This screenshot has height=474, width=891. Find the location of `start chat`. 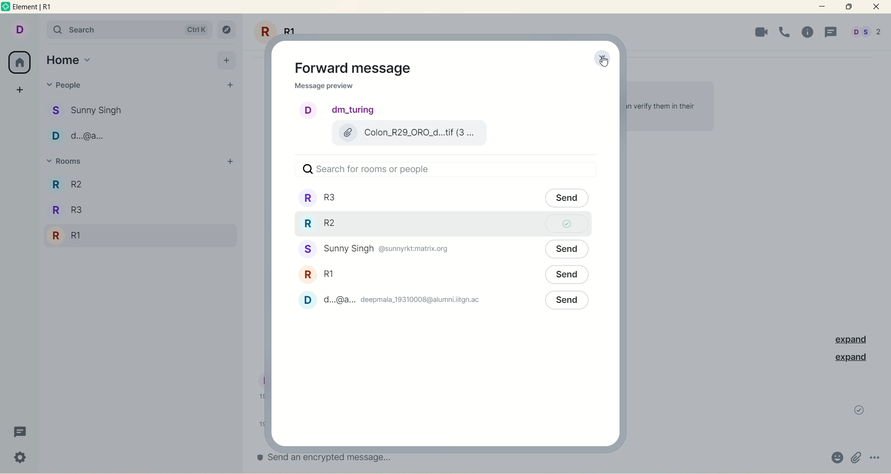

start chat is located at coordinates (229, 86).